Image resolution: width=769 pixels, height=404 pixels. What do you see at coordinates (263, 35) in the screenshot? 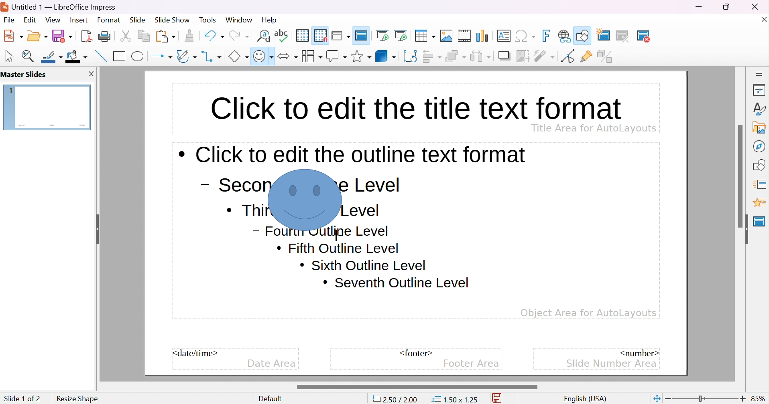
I see `find and replace` at bounding box center [263, 35].